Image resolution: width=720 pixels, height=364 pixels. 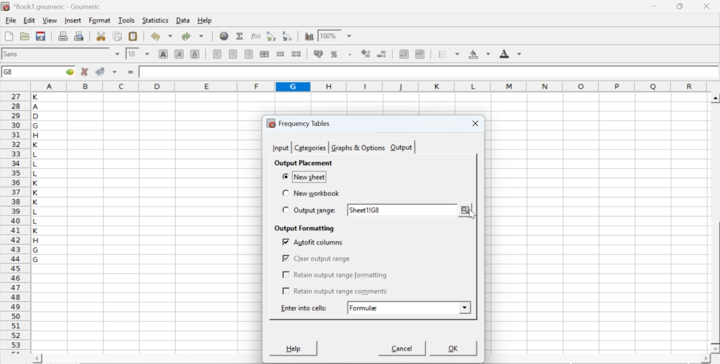 What do you see at coordinates (350, 37) in the screenshot?
I see `drop down` at bounding box center [350, 37].